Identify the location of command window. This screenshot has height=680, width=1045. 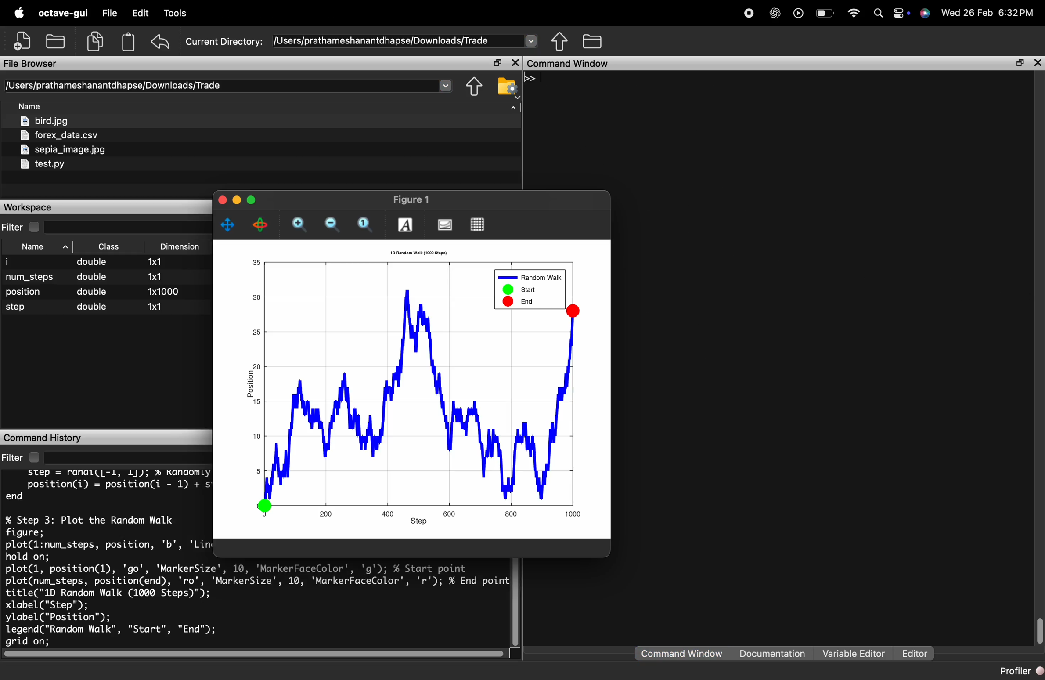
(574, 64).